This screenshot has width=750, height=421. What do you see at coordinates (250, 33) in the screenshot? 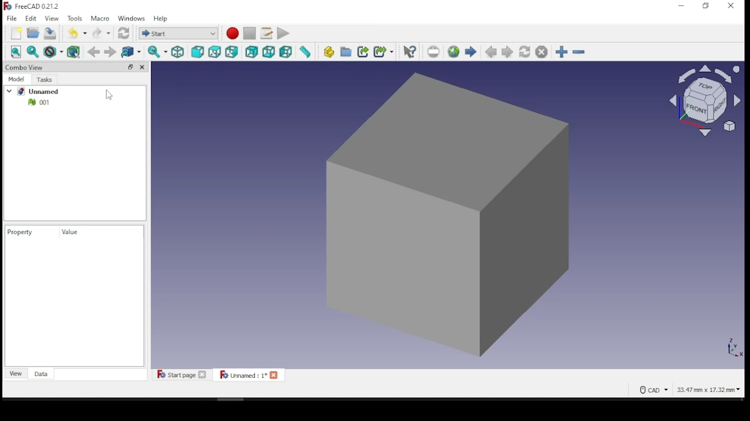
I see `stop macro recording` at bounding box center [250, 33].